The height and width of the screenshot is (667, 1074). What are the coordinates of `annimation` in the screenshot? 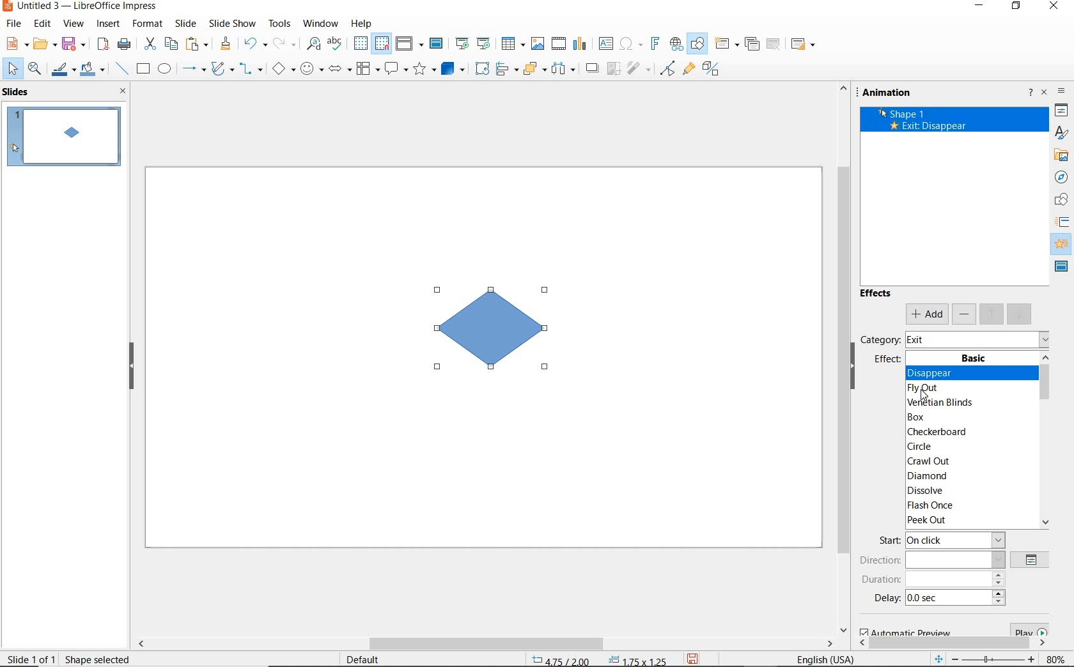 It's located at (902, 94).